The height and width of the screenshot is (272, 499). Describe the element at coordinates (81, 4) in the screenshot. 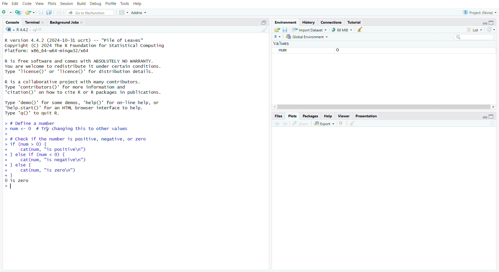

I see `build` at that location.